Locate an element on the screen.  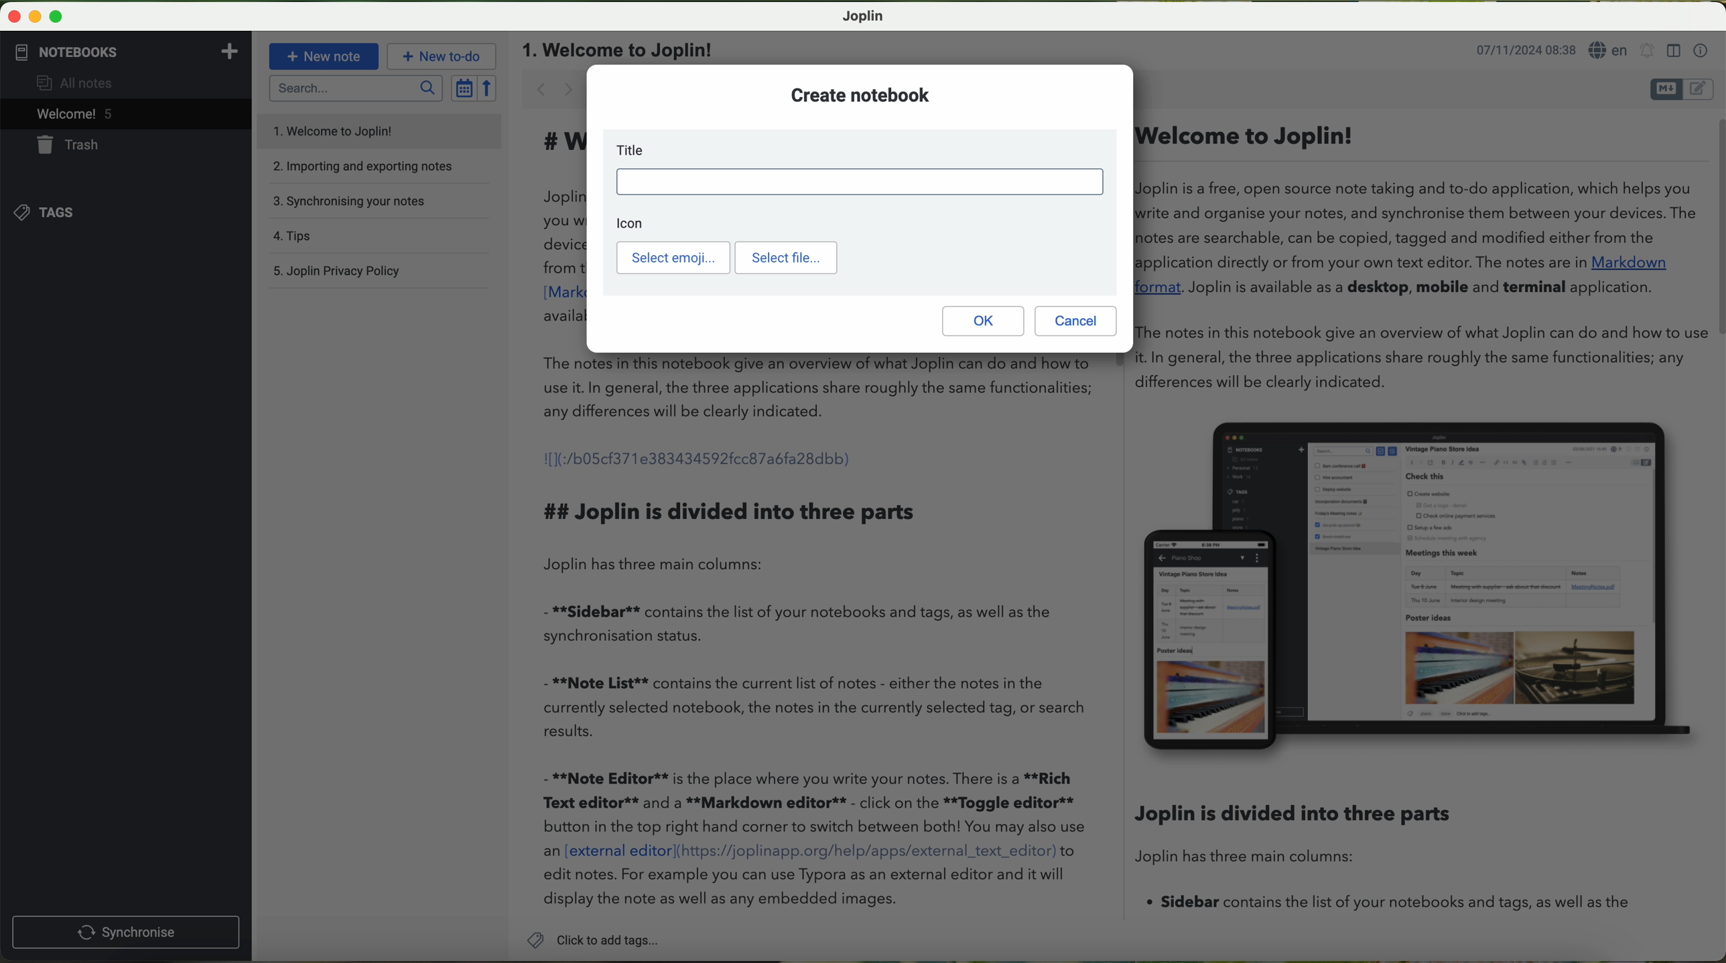
add notebooks is located at coordinates (228, 50).